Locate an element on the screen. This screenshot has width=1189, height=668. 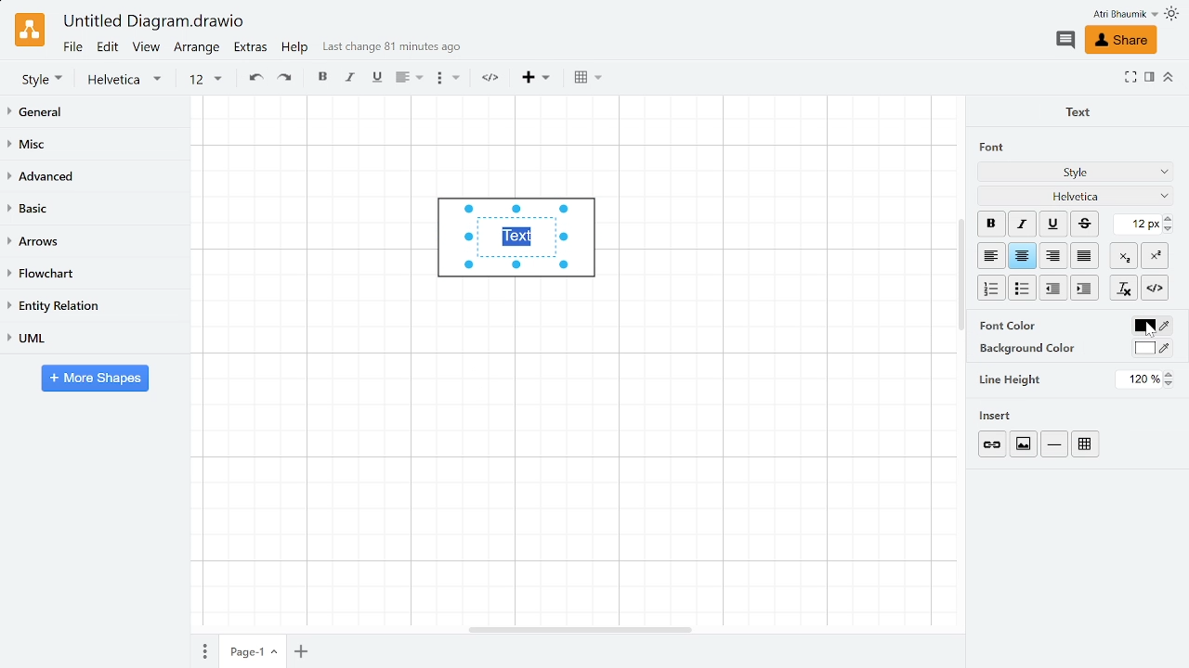
Font style is located at coordinates (1077, 173).